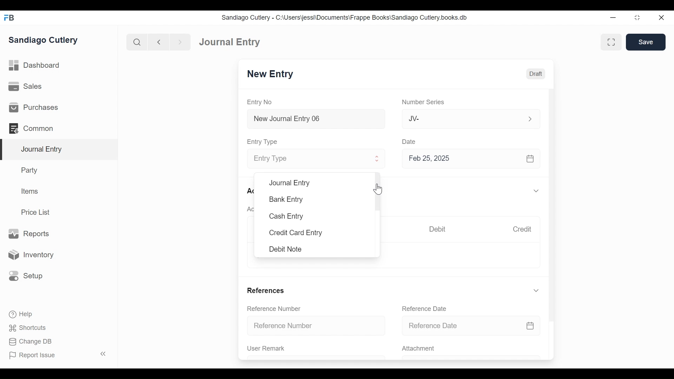 The width and height of the screenshot is (674, 379). What do you see at coordinates (379, 189) in the screenshot?
I see `Cursor` at bounding box center [379, 189].